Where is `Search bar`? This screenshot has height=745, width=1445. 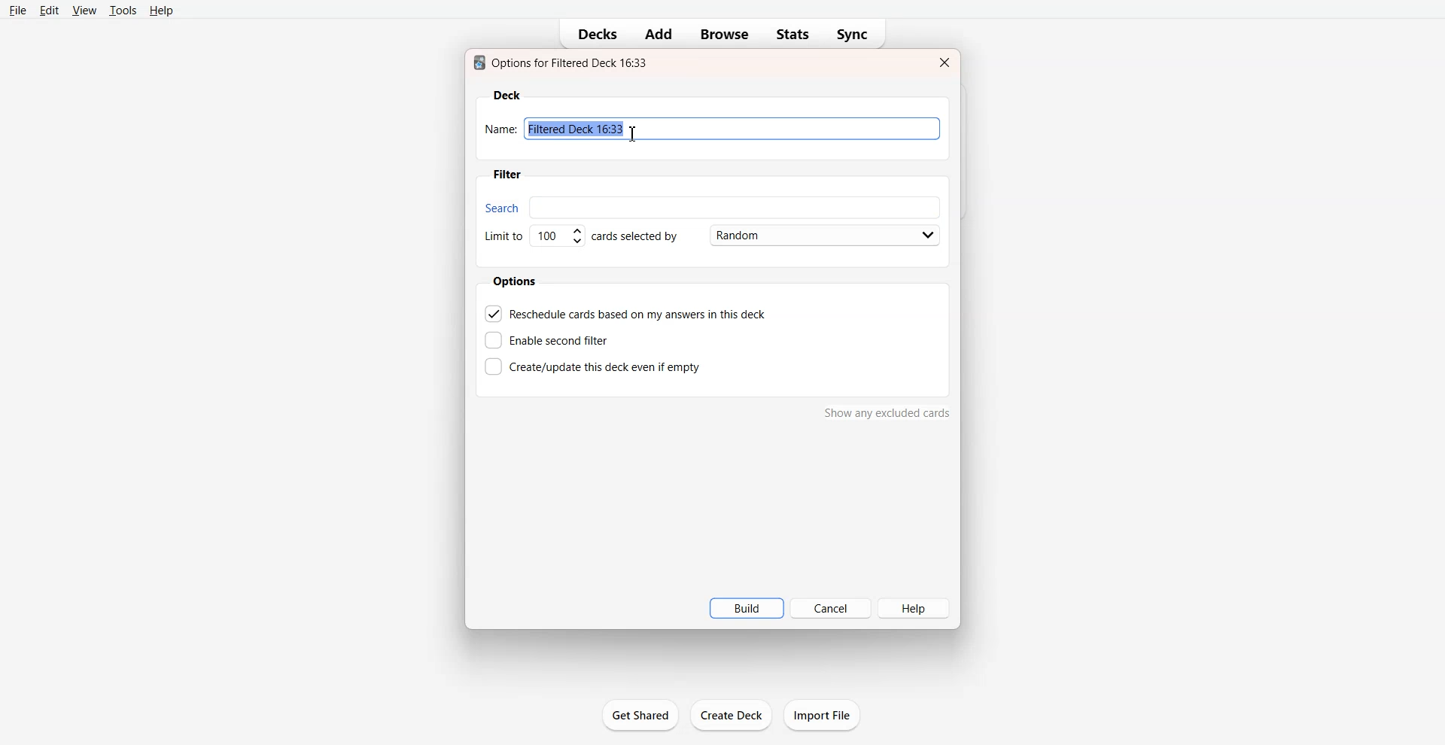
Search bar is located at coordinates (708, 205).